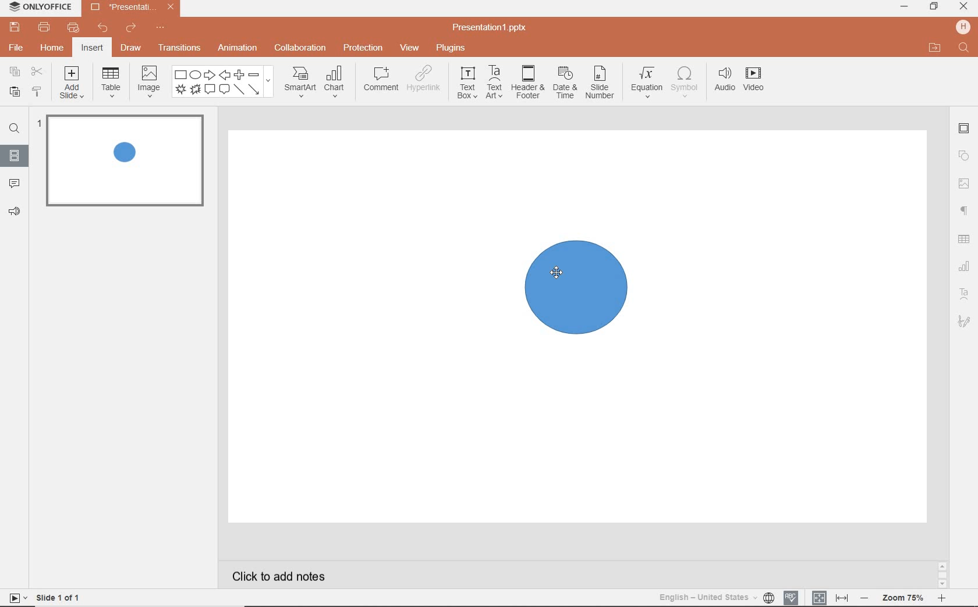 The image size is (978, 607). I want to click on chart, so click(963, 267).